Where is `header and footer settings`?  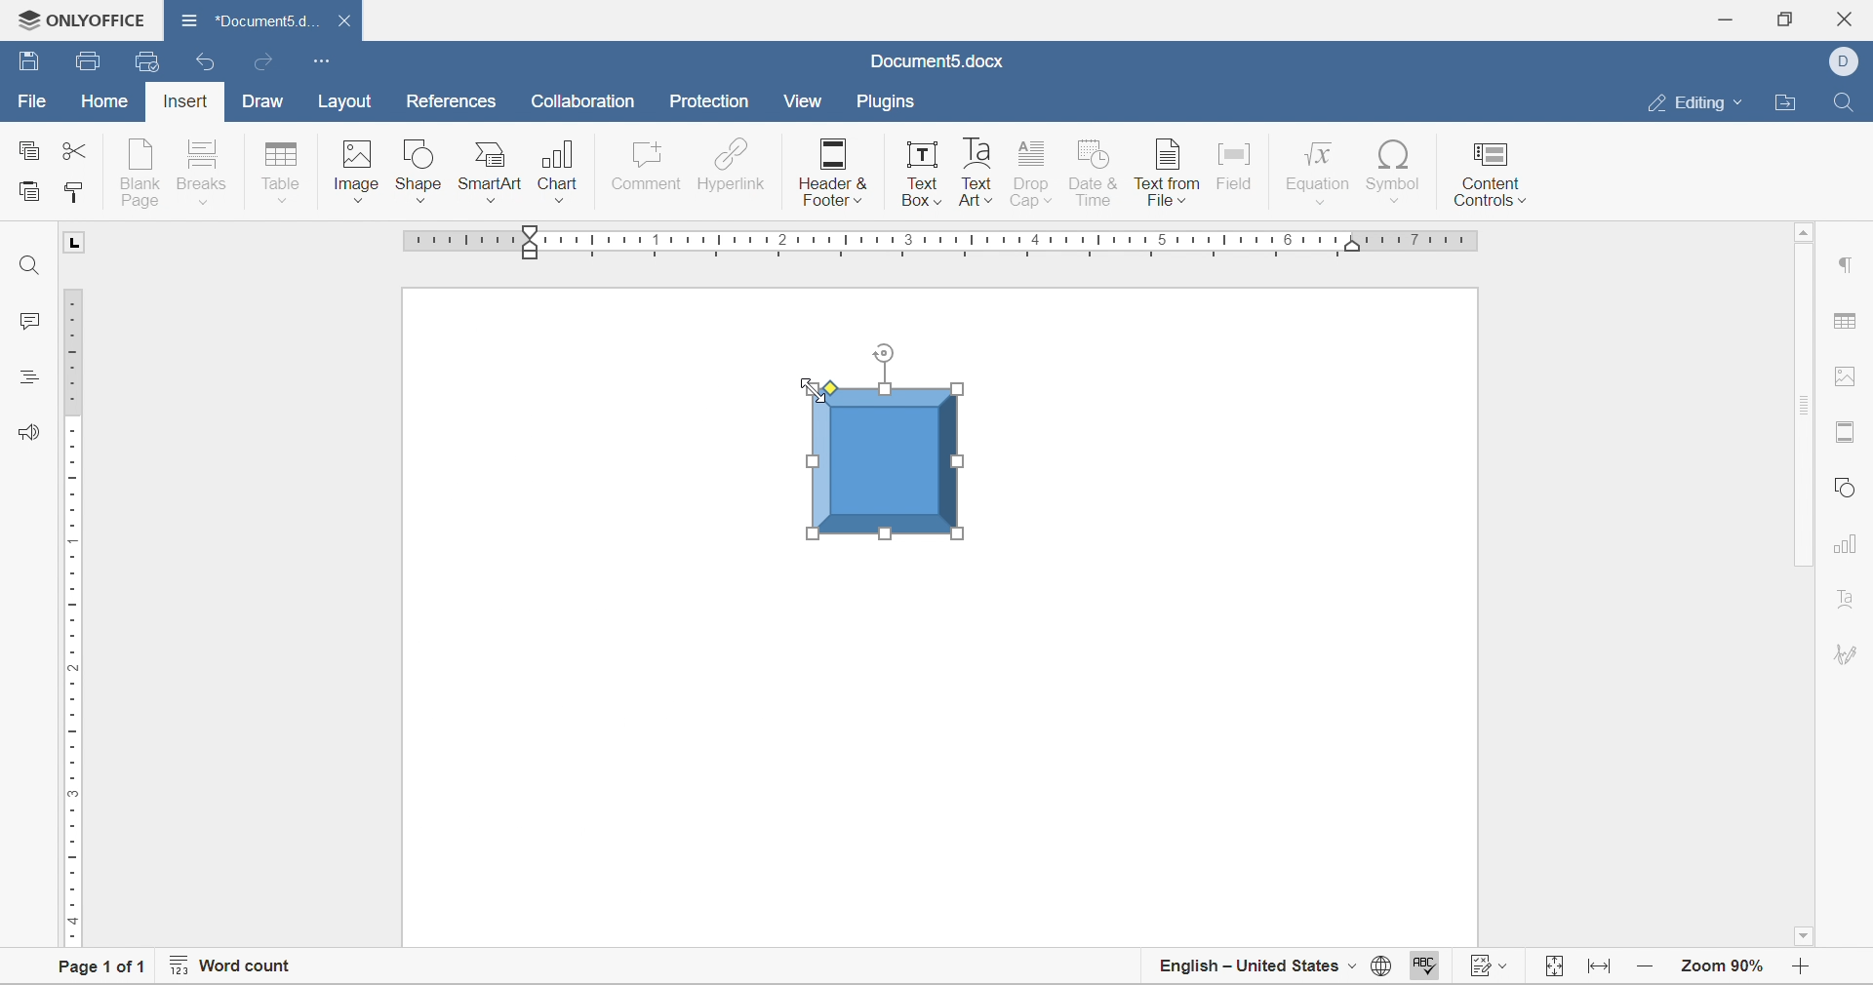
header and footer settings is located at coordinates (1847, 436).